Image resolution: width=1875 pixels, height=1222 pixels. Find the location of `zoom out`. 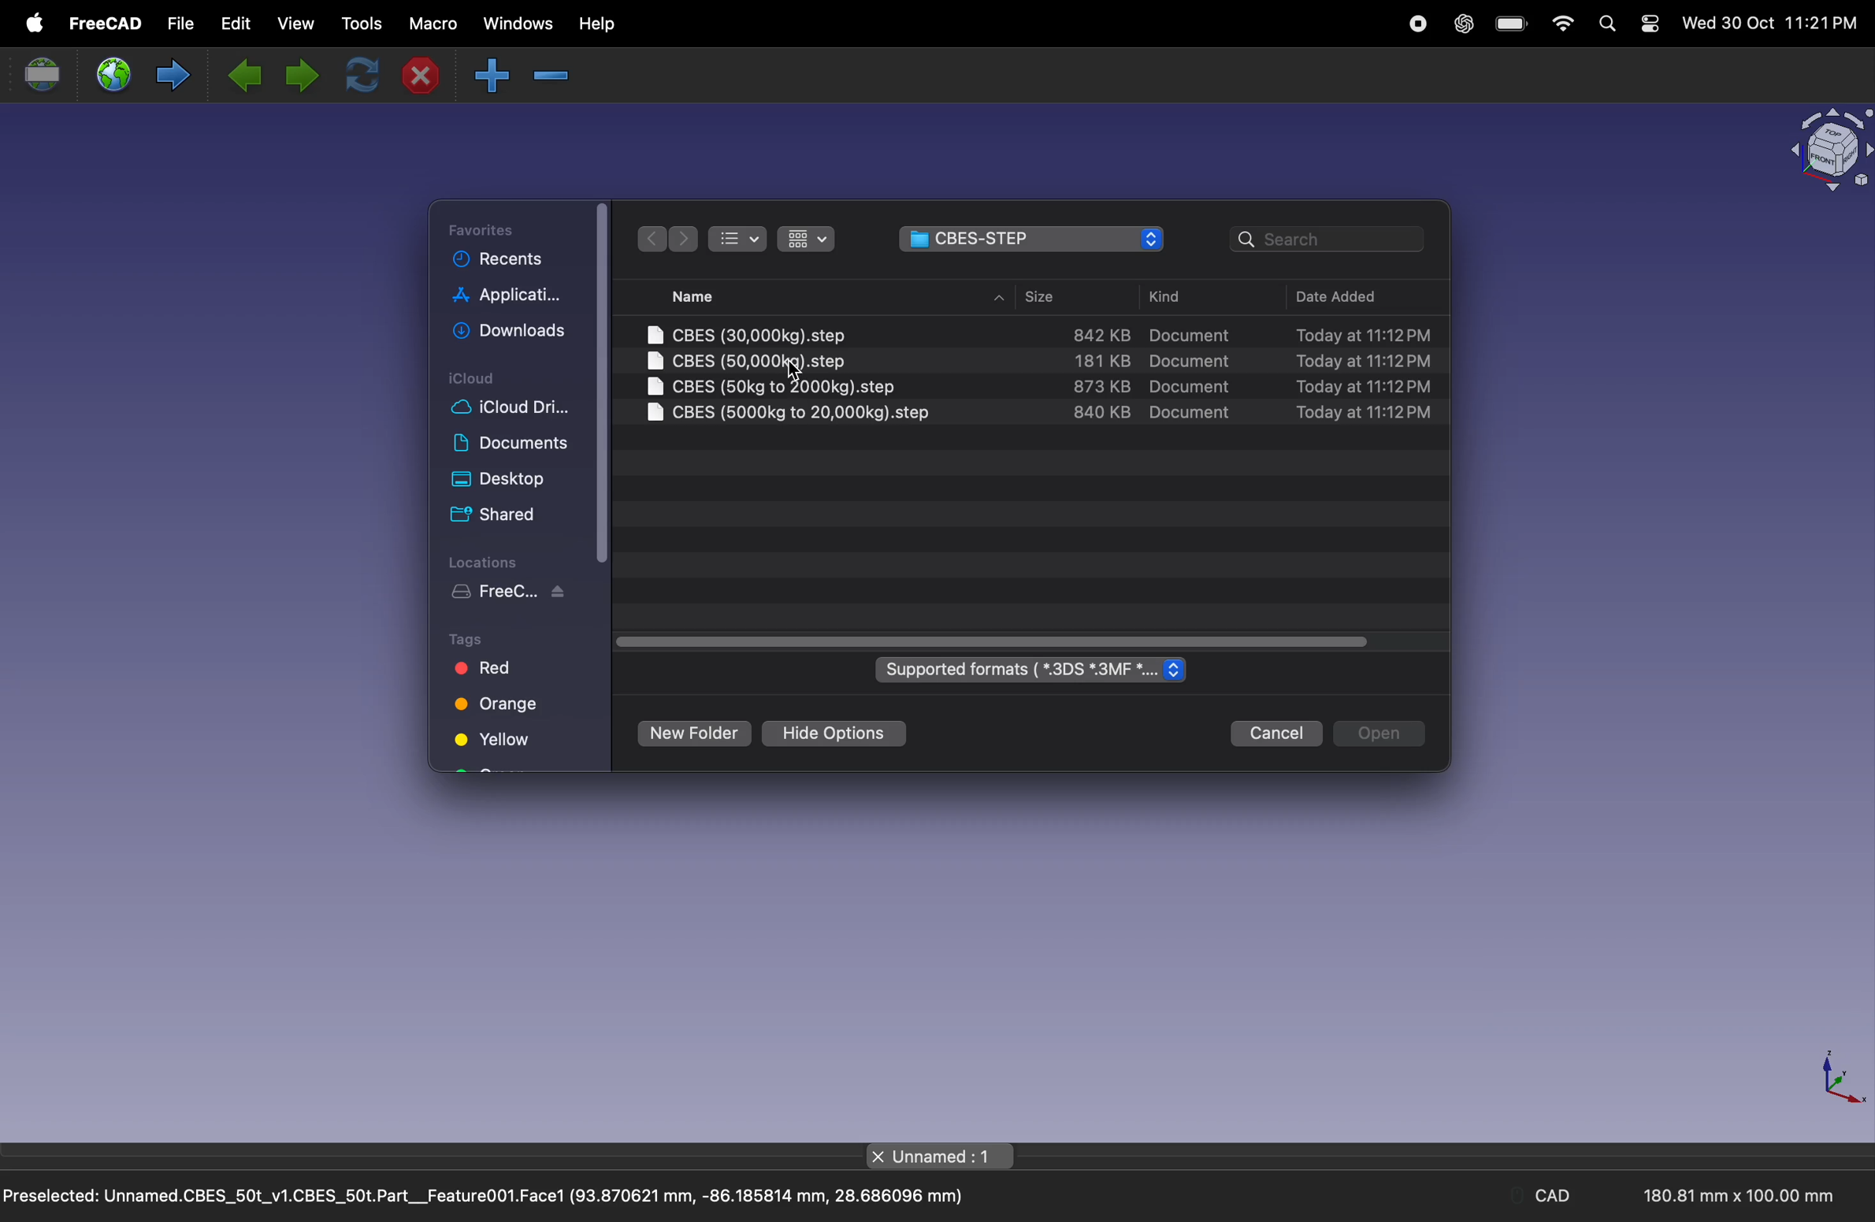

zoom out is located at coordinates (490, 76).